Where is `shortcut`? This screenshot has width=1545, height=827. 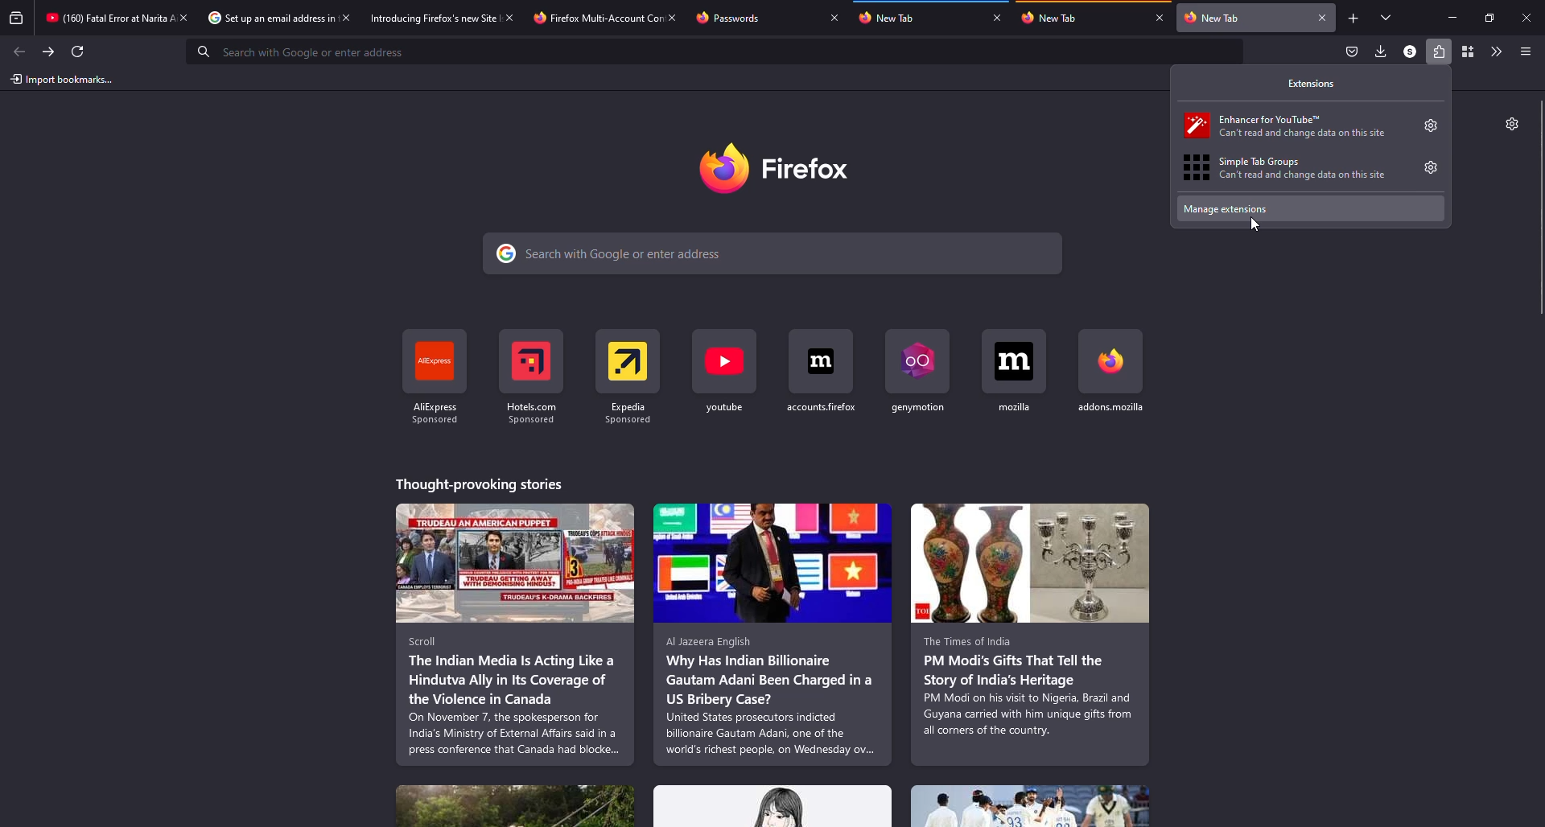 shortcut is located at coordinates (437, 380).